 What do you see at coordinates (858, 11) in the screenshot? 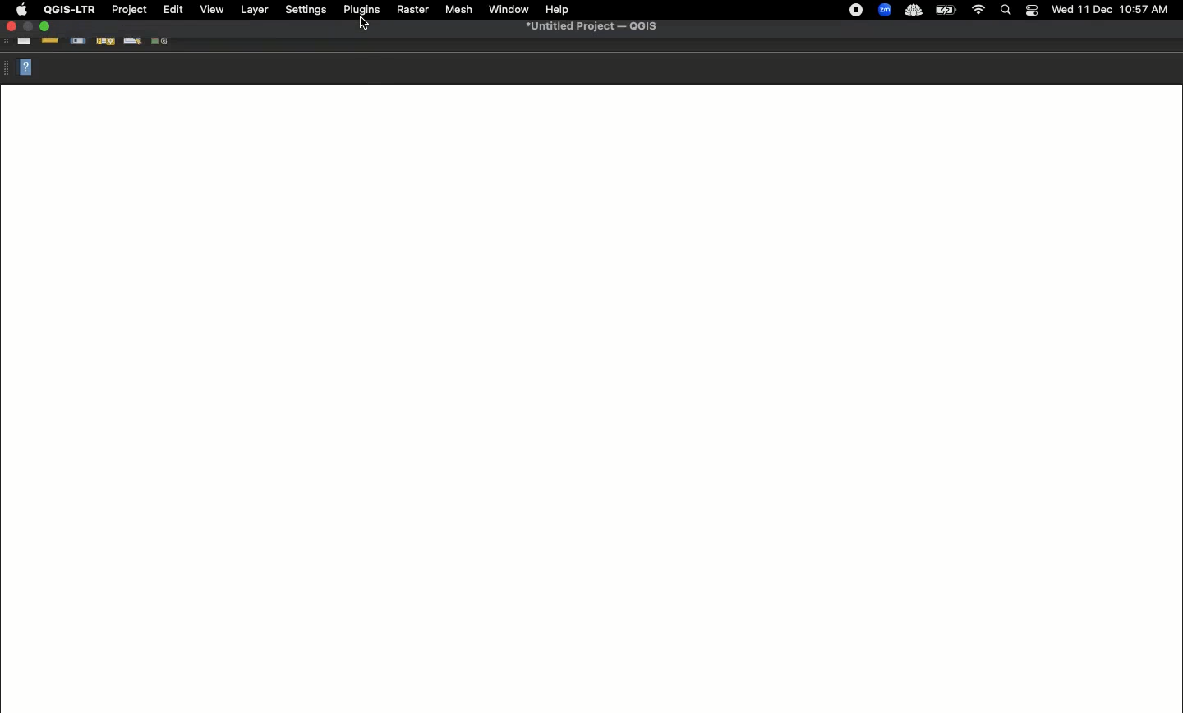
I see `Extension` at bounding box center [858, 11].